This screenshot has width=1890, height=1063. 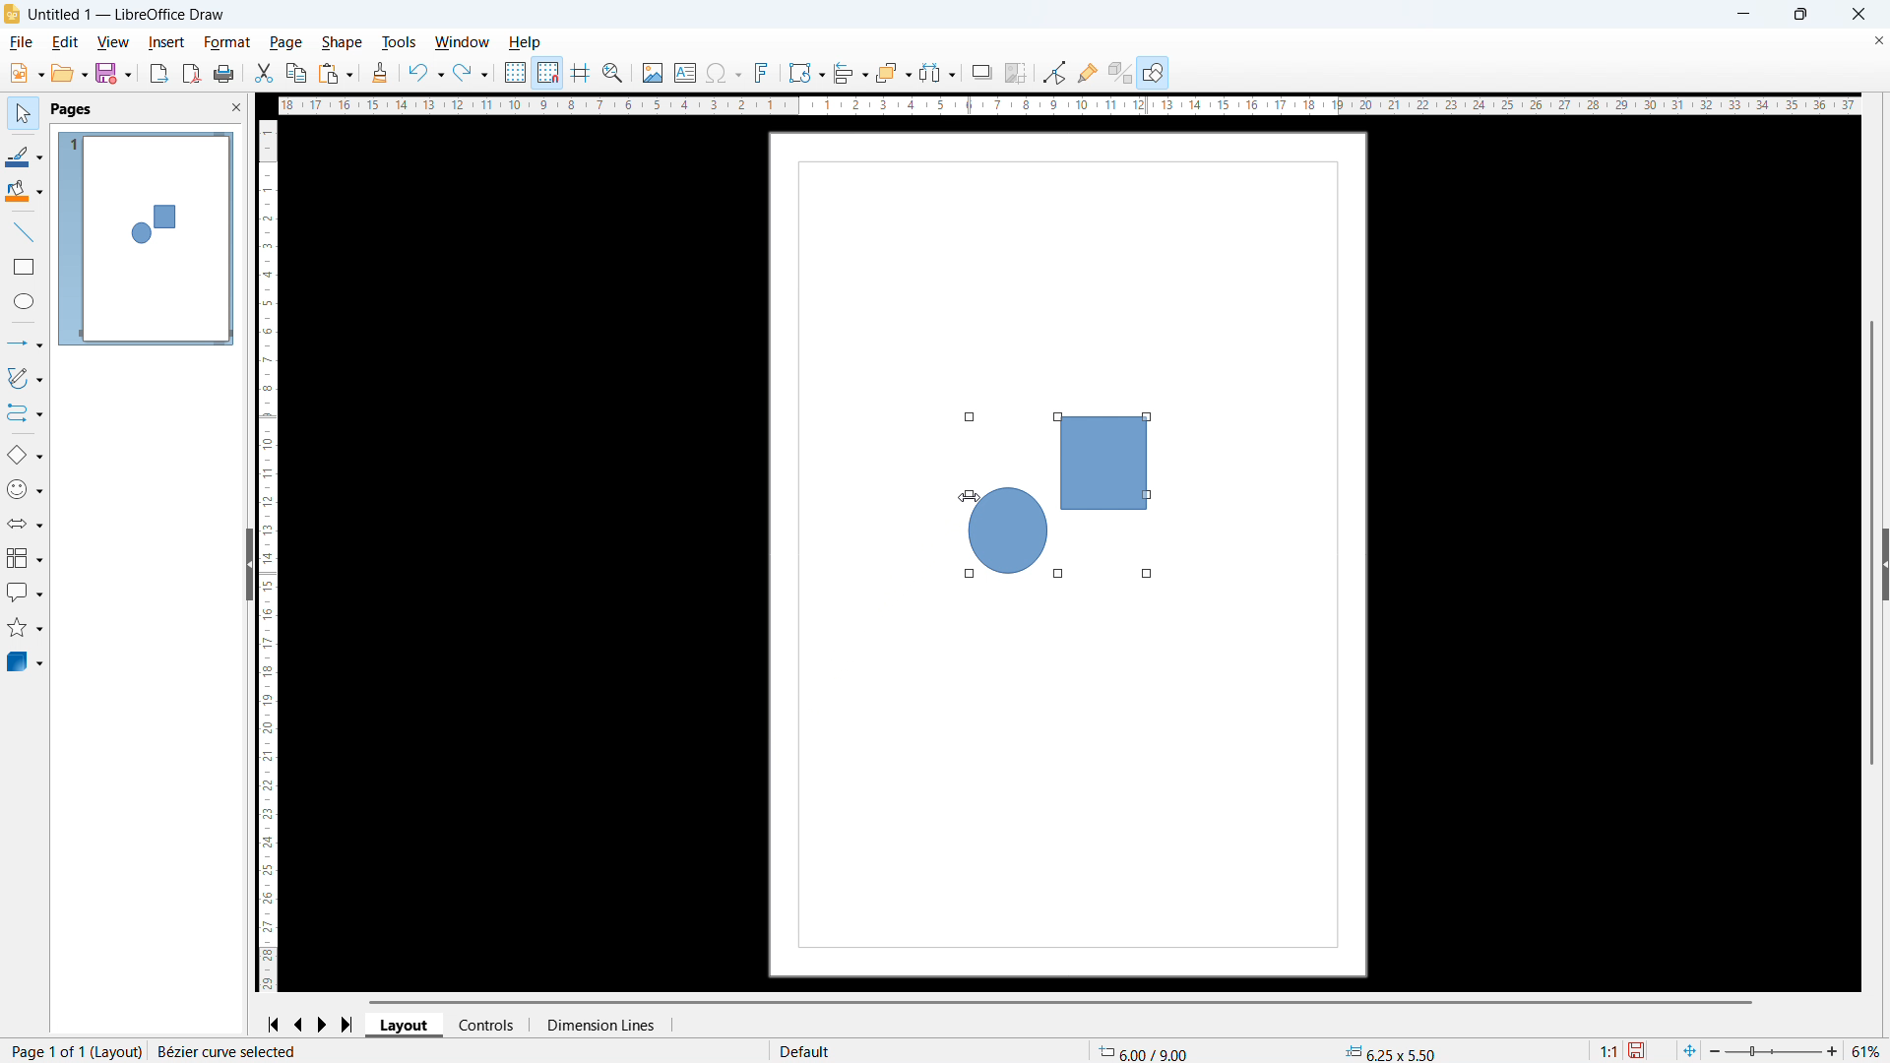 I want to click on Page display , so click(x=147, y=239).